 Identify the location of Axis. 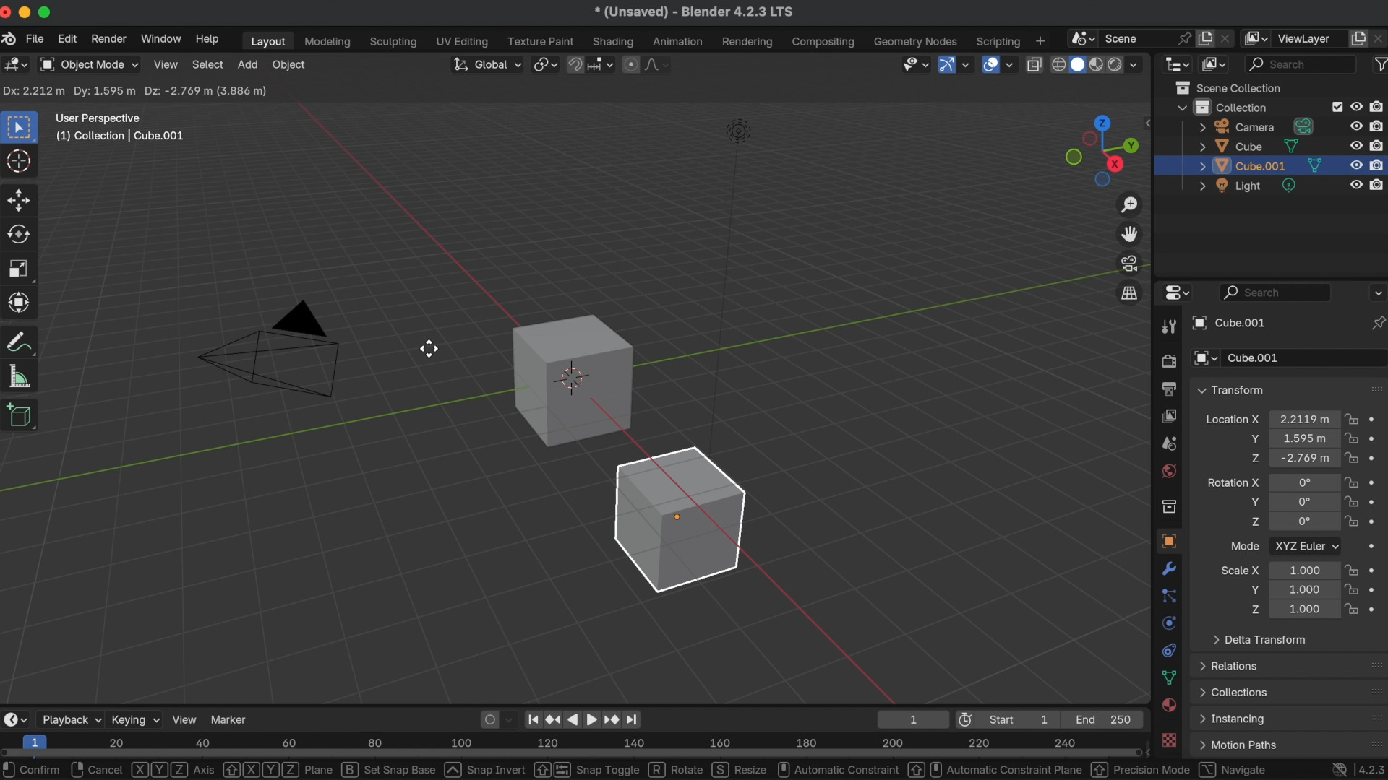
(173, 770).